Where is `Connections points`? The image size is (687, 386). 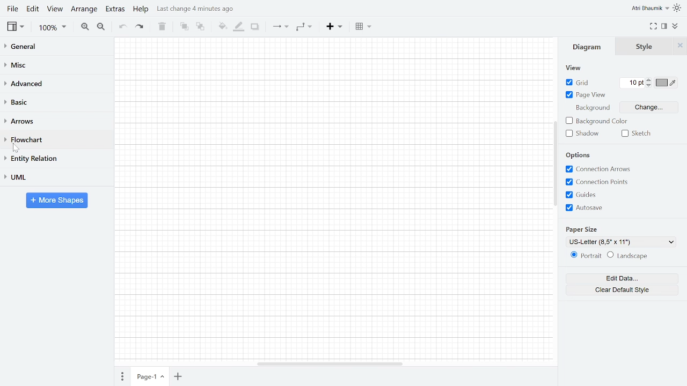 Connections points is located at coordinates (597, 182).